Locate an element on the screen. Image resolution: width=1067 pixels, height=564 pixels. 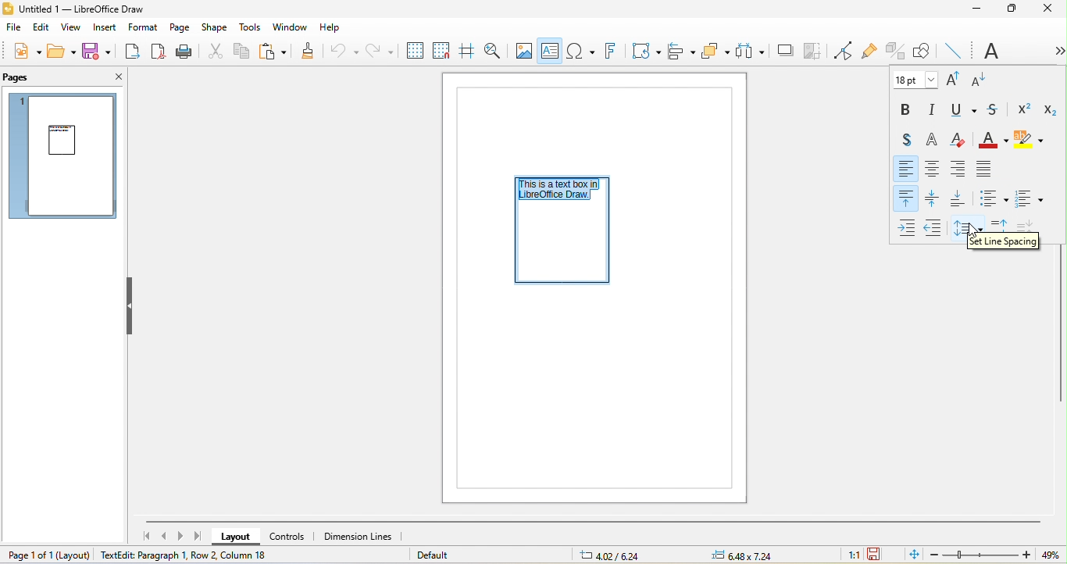
page 1 of 1 is located at coordinates (47, 556).